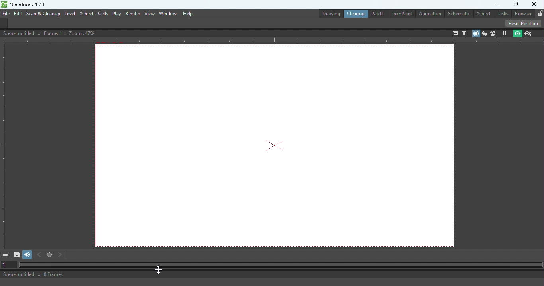 This screenshot has width=544, height=286. I want to click on Freeze, so click(505, 33).